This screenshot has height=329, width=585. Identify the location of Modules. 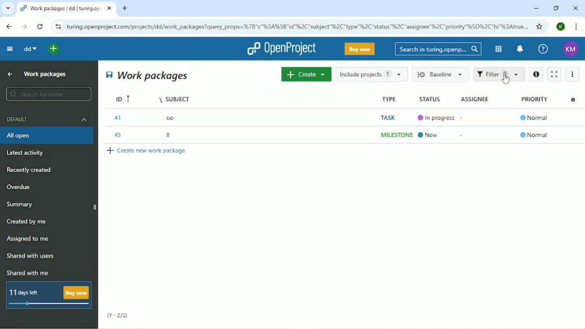
(497, 49).